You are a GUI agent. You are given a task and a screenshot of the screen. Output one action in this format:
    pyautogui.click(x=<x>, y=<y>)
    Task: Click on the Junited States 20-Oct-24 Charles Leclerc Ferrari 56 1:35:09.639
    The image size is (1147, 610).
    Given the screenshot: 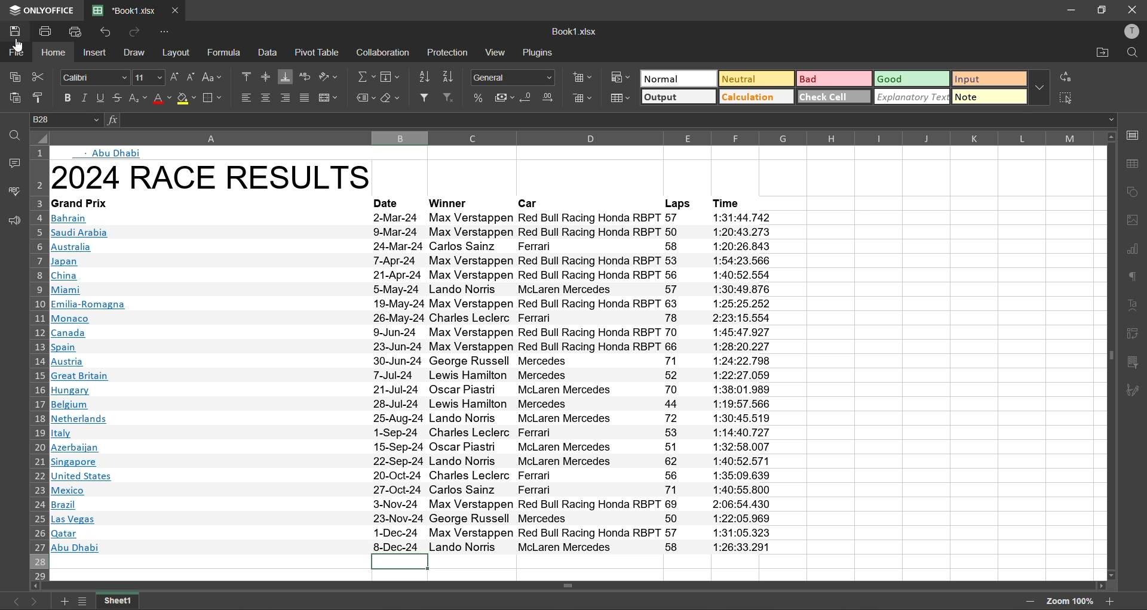 What is the action you would take?
    pyautogui.click(x=413, y=477)
    